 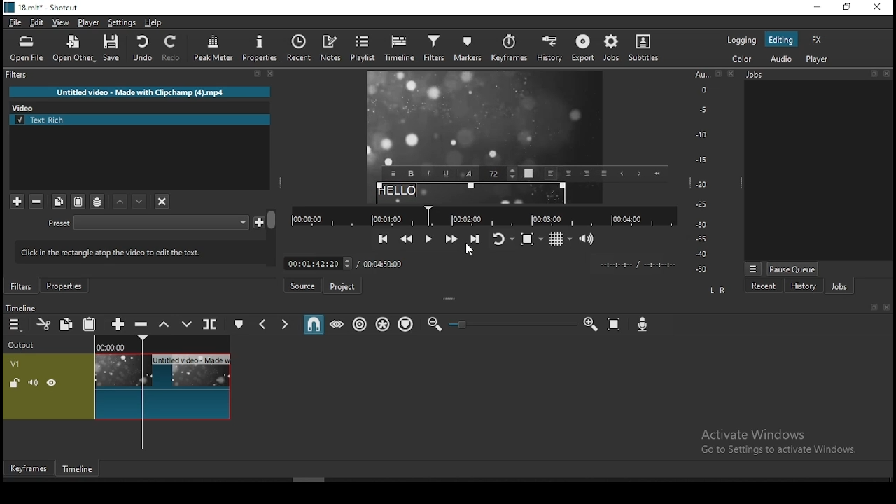 I want to click on save, so click(x=111, y=48).